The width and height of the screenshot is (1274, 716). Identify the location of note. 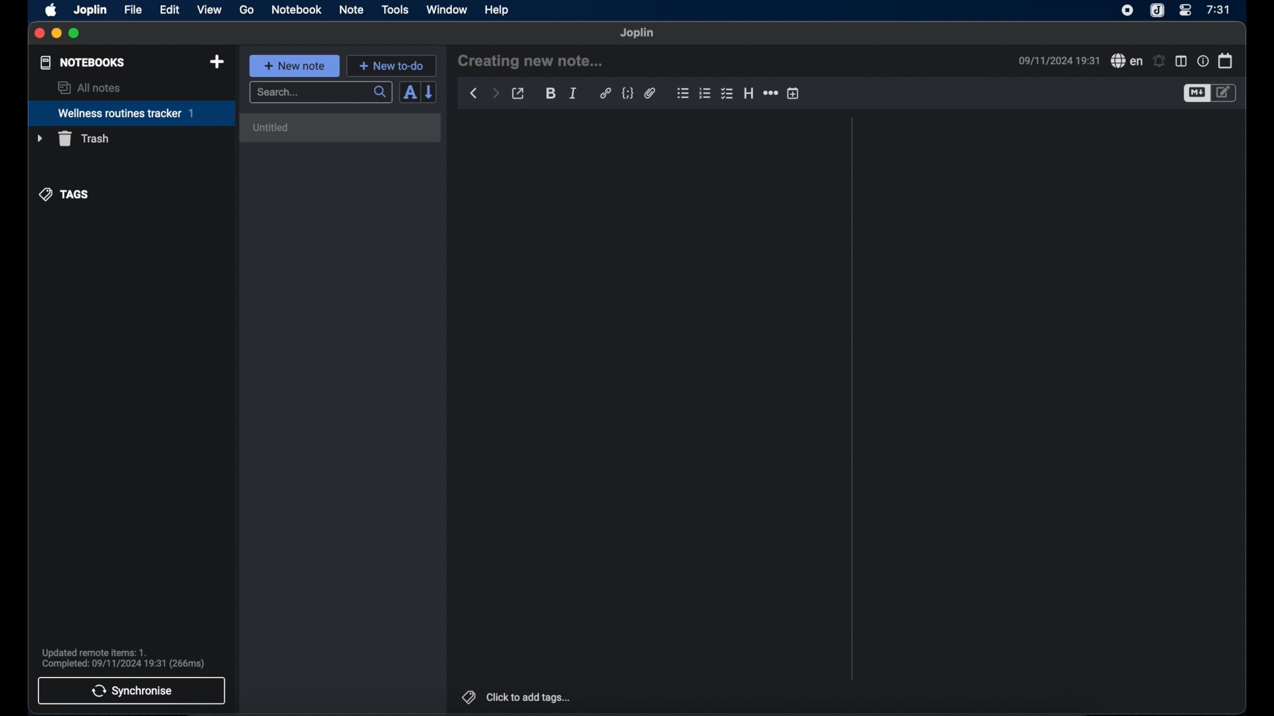
(352, 11).